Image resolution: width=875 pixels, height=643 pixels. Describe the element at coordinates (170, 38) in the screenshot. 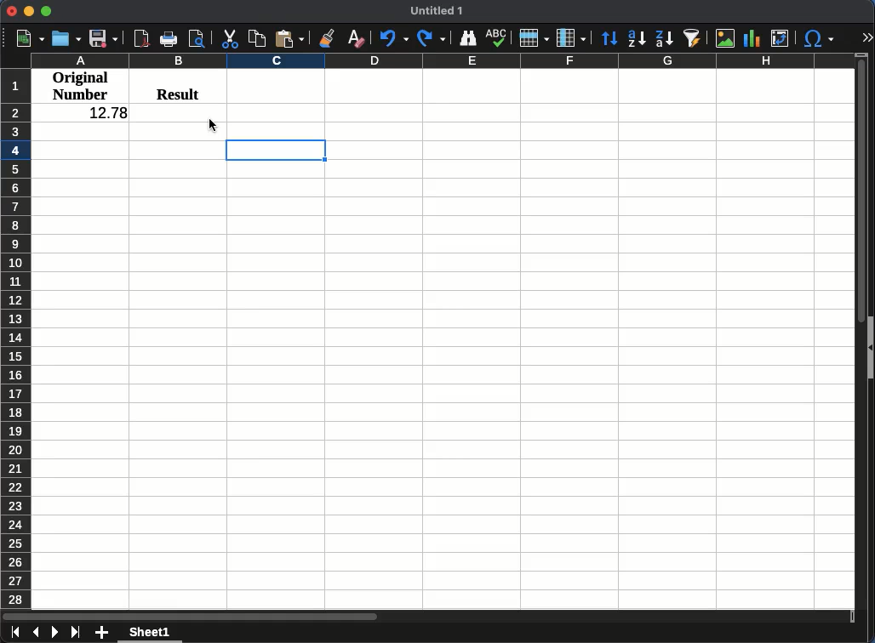

I see `print` at that location.